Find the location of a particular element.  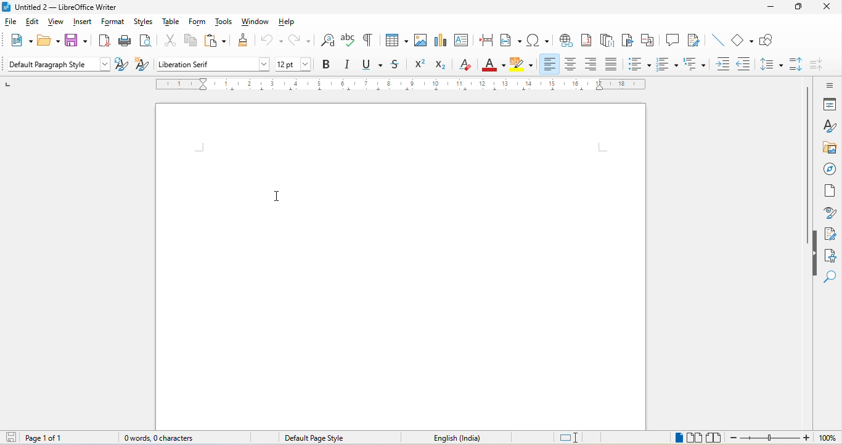

Untitled 2- LibreOffice writer is located at coordinates (65, 6).